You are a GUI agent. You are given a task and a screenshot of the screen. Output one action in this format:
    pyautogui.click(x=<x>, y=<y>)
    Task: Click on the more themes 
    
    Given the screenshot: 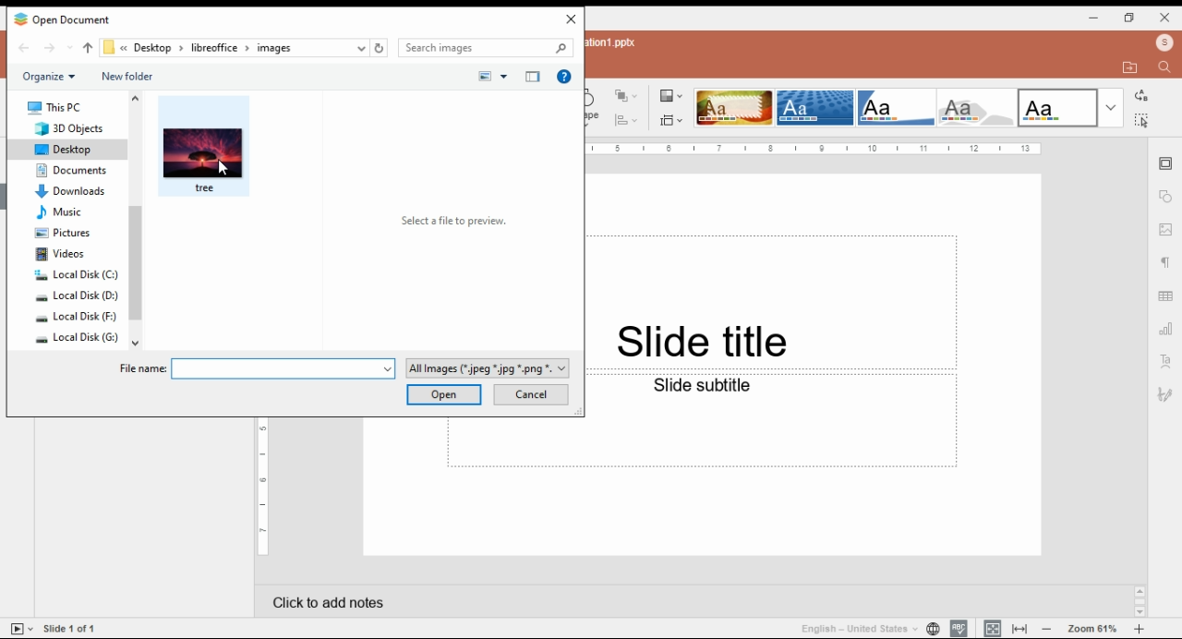 What is the action you would take?
    pyautogui.click(x=1111, y=108)
    